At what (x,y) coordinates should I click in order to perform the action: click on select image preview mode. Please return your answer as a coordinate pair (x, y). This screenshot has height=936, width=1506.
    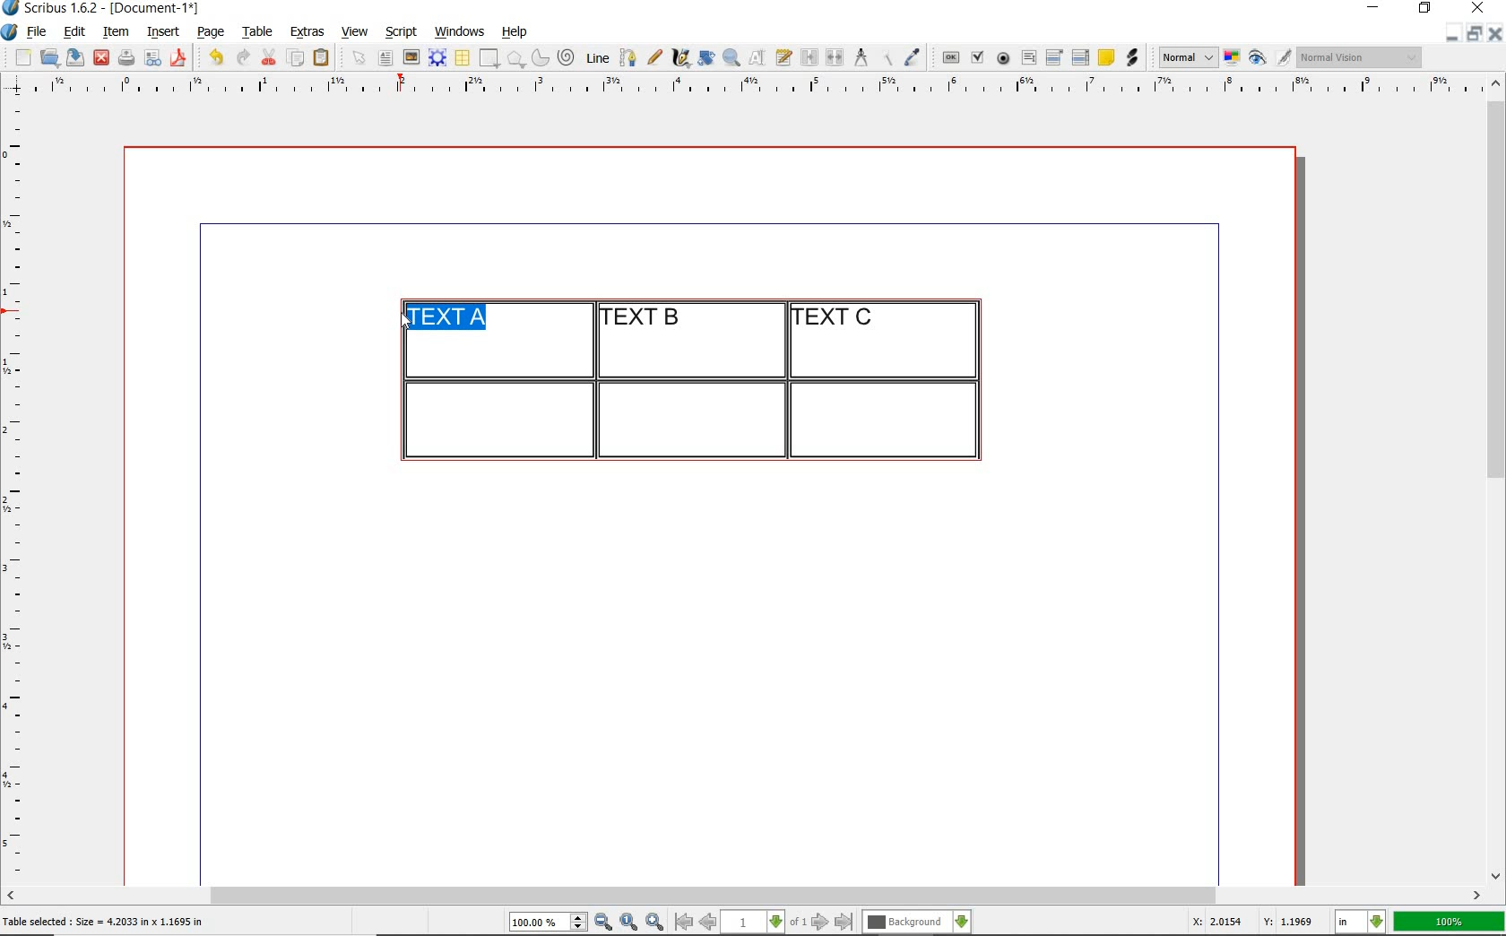
    Looking at the image, I should click on (1187, 58).